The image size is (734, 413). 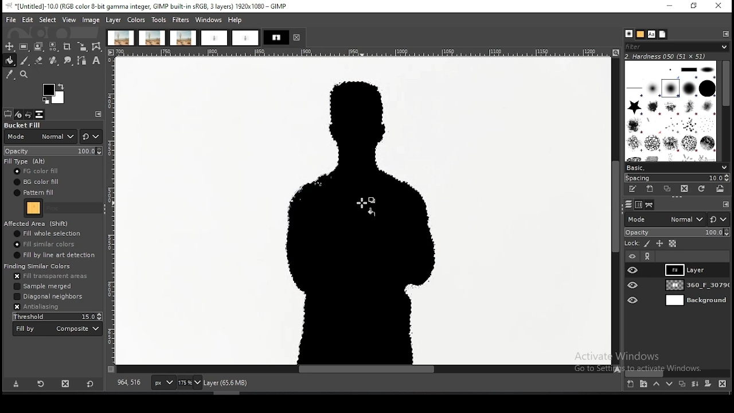 I want to click on lock, so click(x=631, y=244).